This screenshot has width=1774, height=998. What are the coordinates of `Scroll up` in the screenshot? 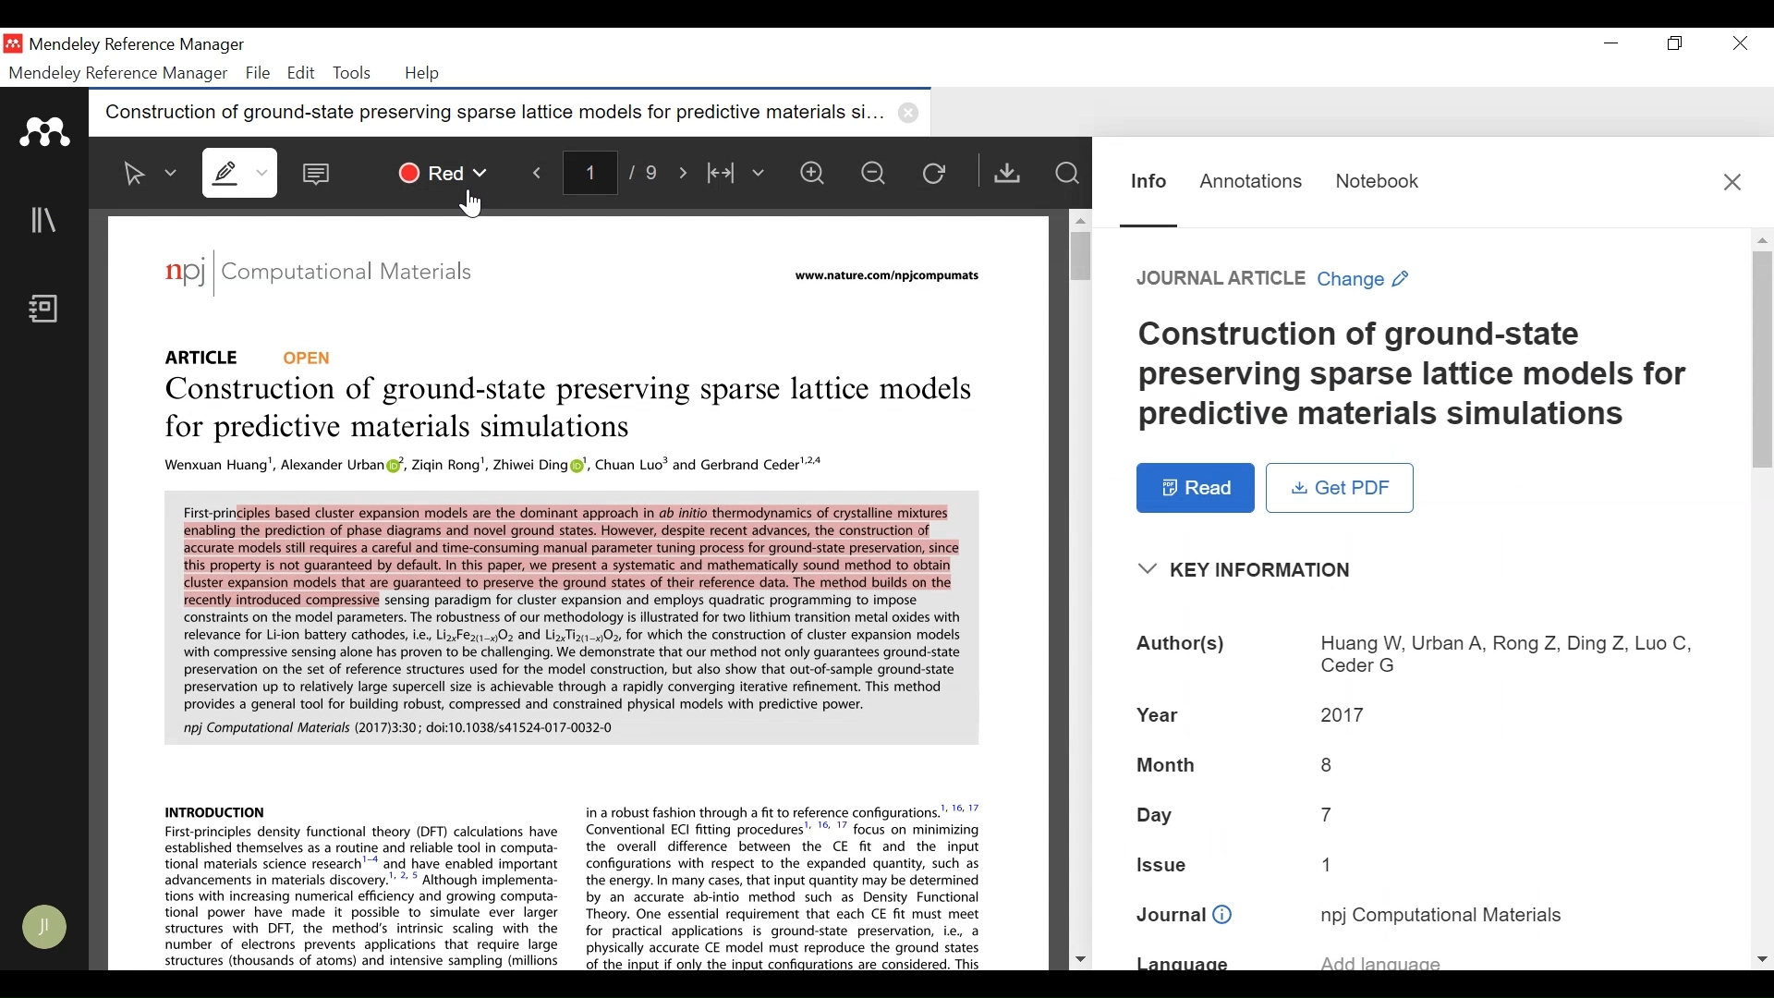 It's located at (1078, 217).